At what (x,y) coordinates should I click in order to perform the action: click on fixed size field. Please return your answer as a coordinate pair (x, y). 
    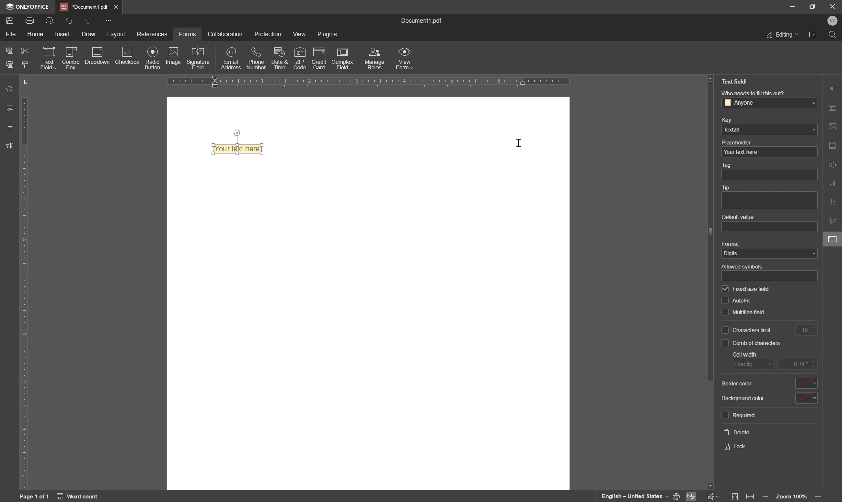
    Looking at the image, I should click on (746, 289).